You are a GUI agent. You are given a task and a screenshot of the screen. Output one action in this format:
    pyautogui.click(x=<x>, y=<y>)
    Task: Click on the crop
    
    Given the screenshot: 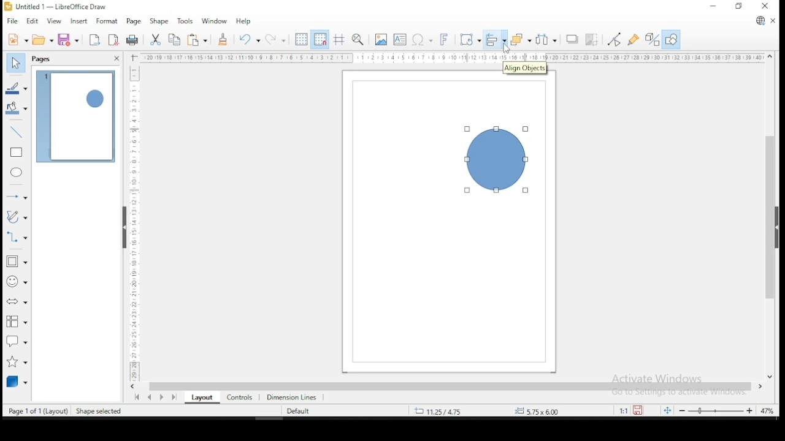 What is the action you would take?
    pyautogui.click(x=591, y=40)
    